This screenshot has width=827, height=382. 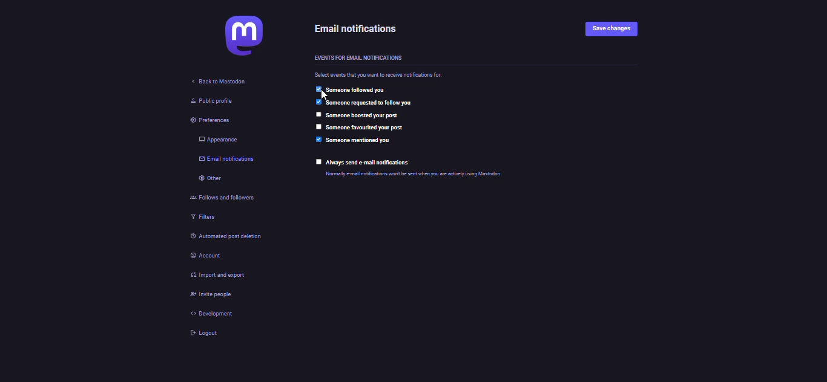 I want to click on import & export, so click(x=219, y=276).